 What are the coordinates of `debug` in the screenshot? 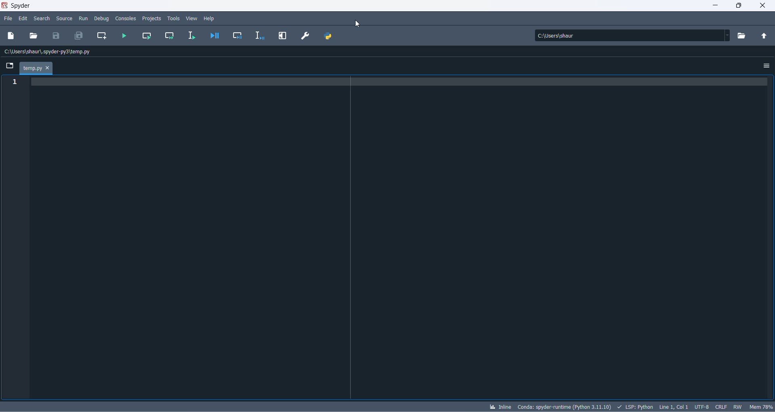 It's located at (101, 17).